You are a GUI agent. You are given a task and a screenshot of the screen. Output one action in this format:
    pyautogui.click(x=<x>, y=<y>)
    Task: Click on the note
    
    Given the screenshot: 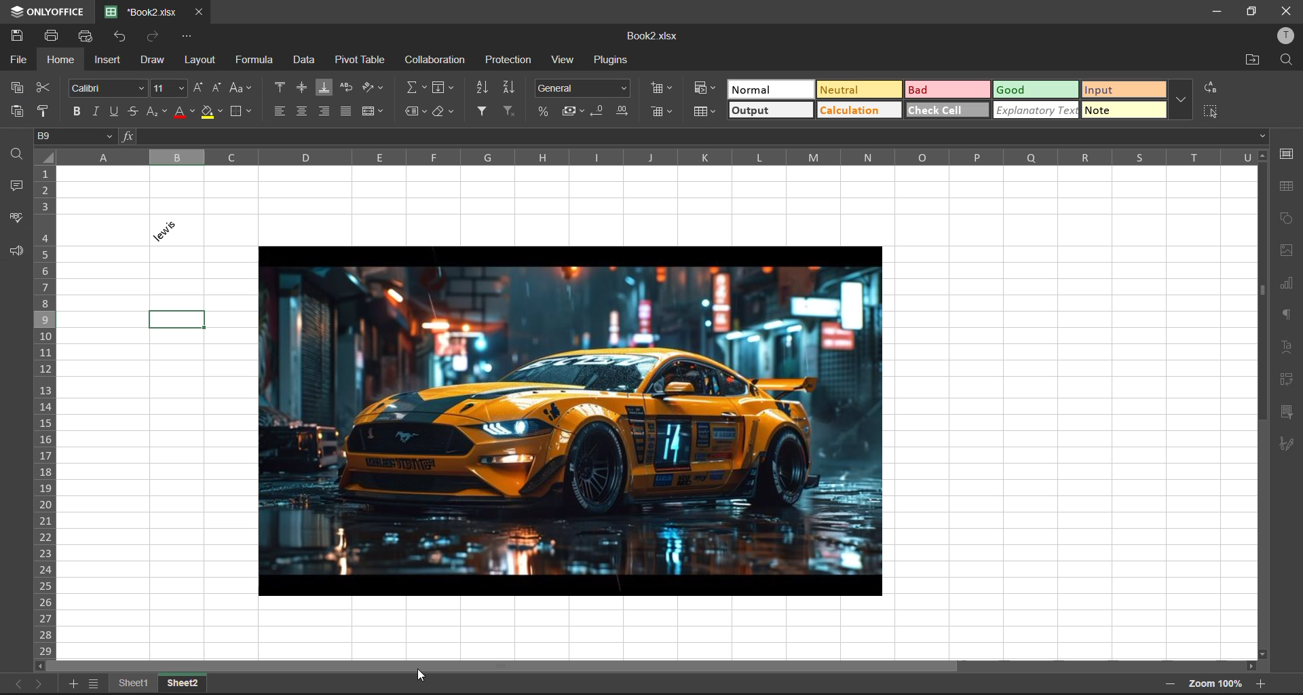 What is the action you would take?
    pyautogui.click(x=1123, y=113)
    